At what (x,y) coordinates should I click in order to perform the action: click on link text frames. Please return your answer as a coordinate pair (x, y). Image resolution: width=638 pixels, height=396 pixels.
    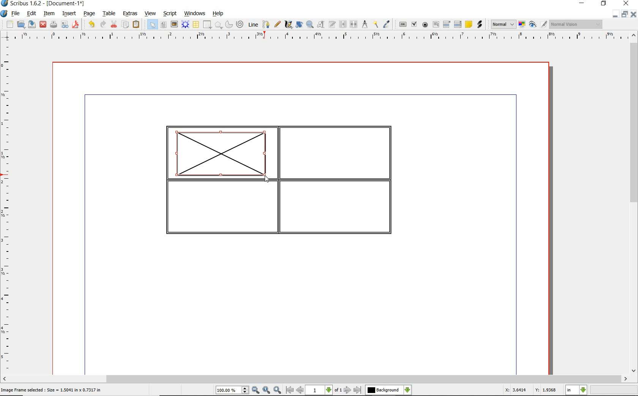
    Looking at the image, I should click on (343, 24).